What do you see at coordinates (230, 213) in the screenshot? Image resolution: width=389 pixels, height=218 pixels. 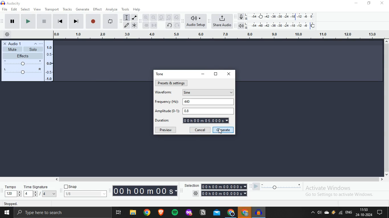 I see `Chrome` at bounding box center [230, 213].